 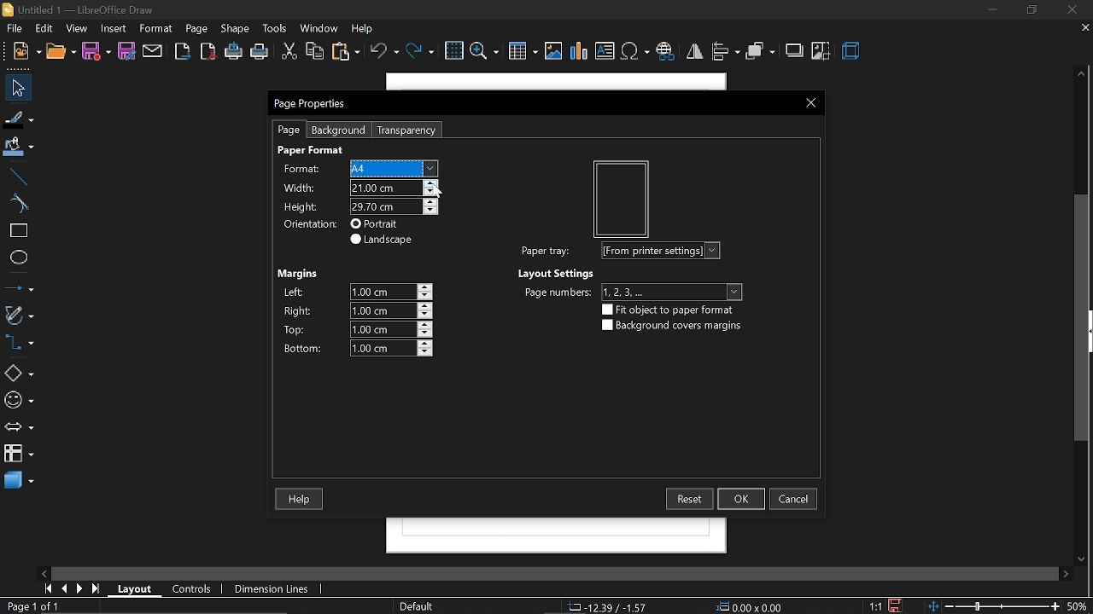 What do you see at coordinates (207, 53) in the screenshot?
I see `export as pdf` at bounding box center [207, 53].